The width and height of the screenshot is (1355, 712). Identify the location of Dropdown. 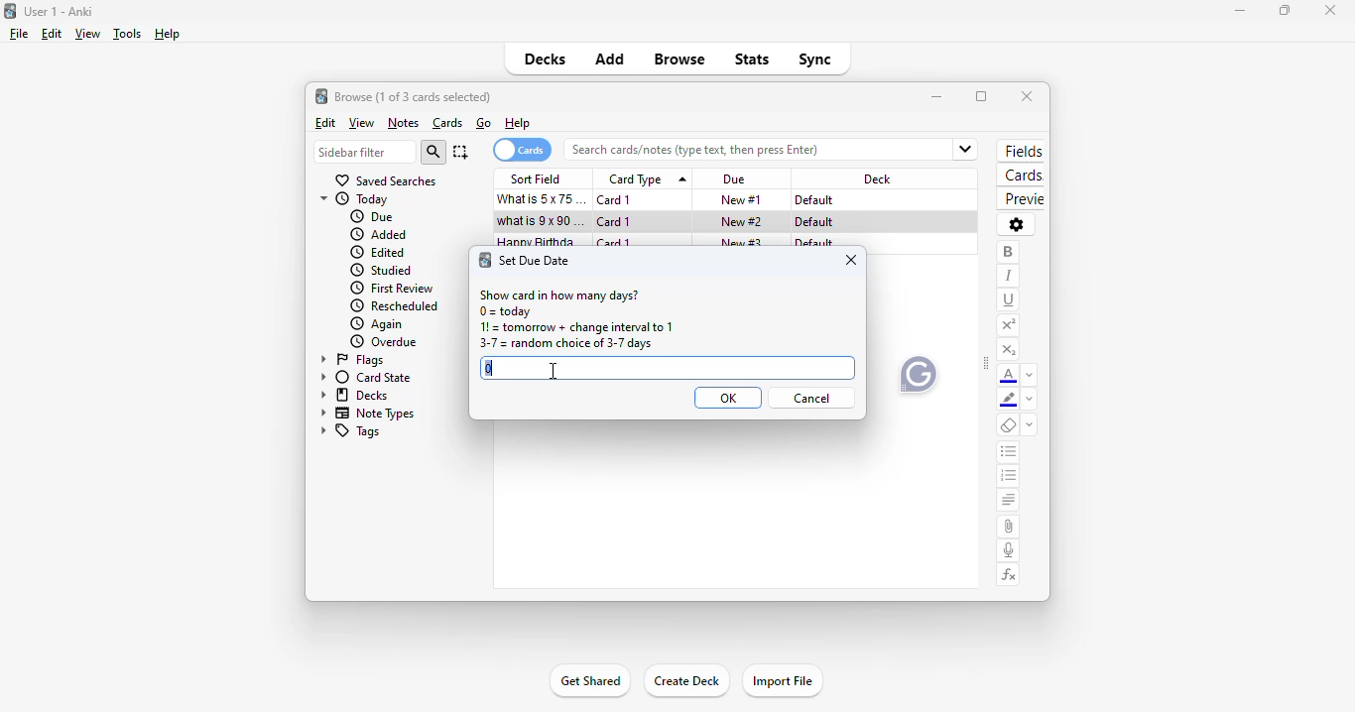
(967, 149).